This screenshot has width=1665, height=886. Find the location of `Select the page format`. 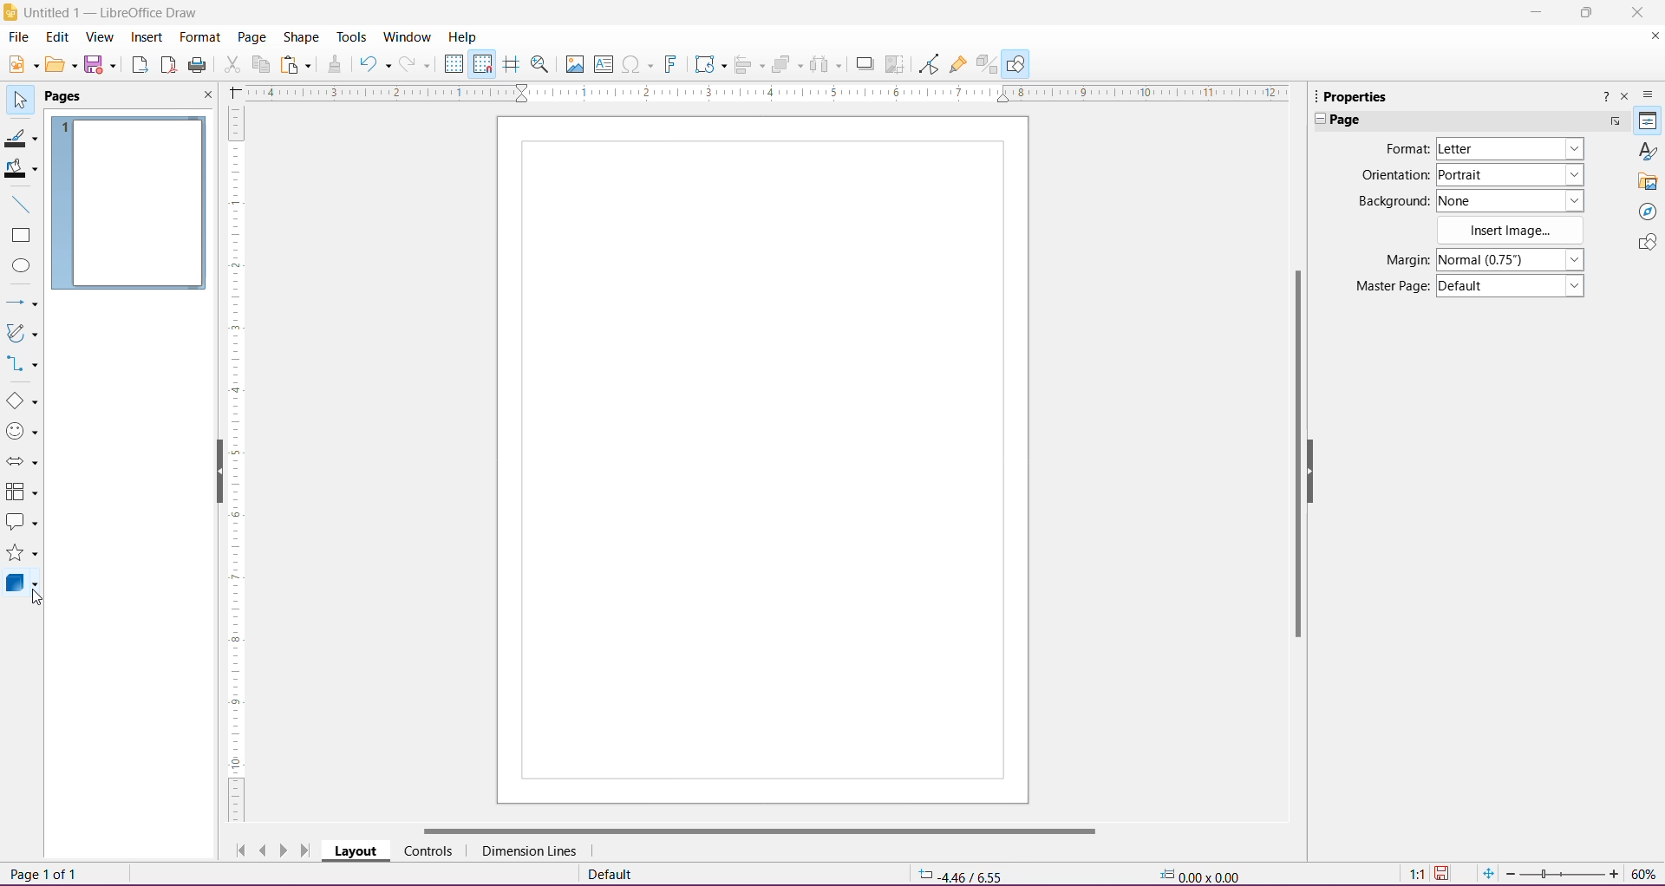

Select the page format is located at coordinates (1510, 151).